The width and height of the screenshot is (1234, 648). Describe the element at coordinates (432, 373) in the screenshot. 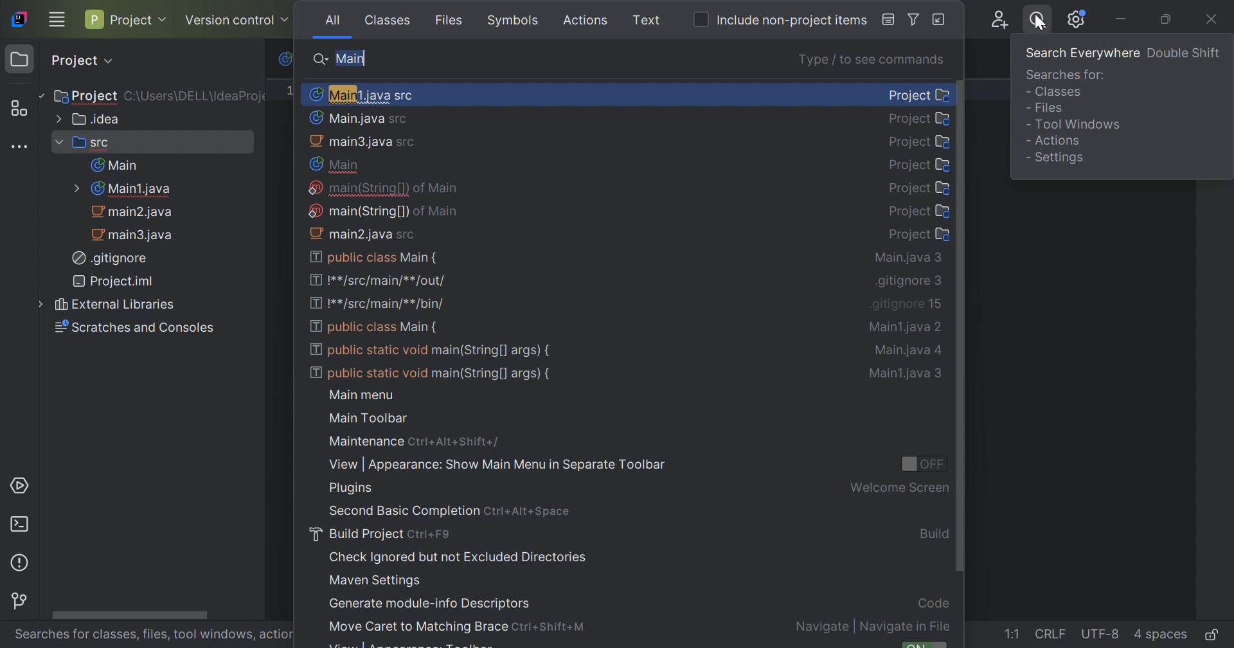

I see `public static void main(String[]args) {` at that location.